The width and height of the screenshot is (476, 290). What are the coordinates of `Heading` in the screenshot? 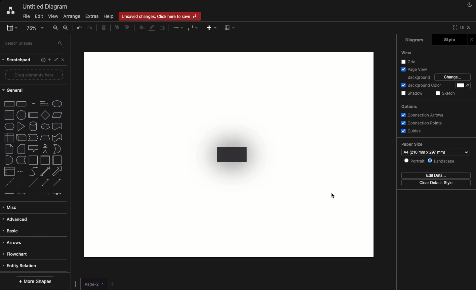 It's located at (44, 105).